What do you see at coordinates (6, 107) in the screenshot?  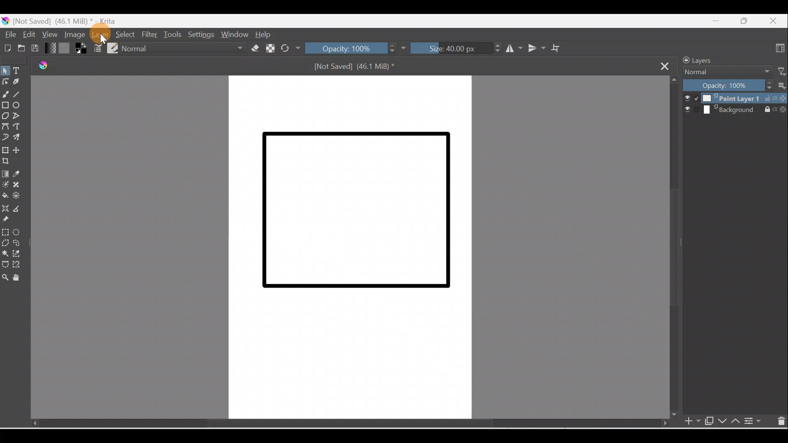 I see `Rectangle tool` at bounding box center [6, 107].